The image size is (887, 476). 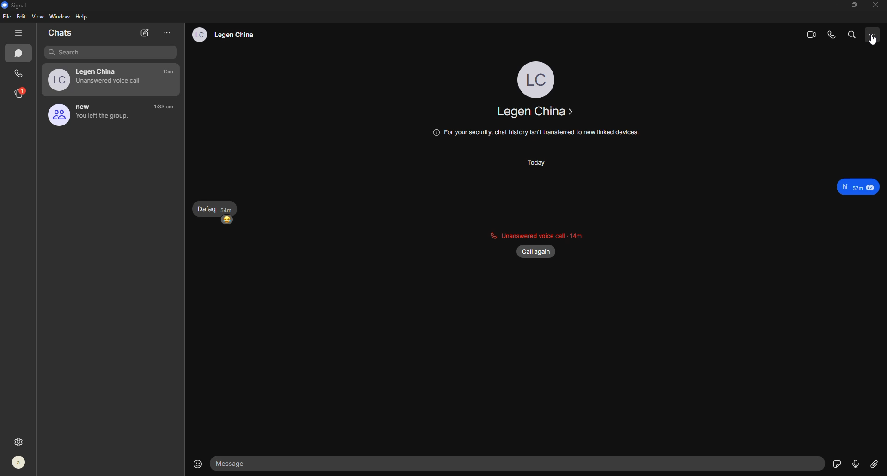 What do you see at coordinates (22, 17) in the screenshot?
I see `edit` at bounding box center [22, 17].